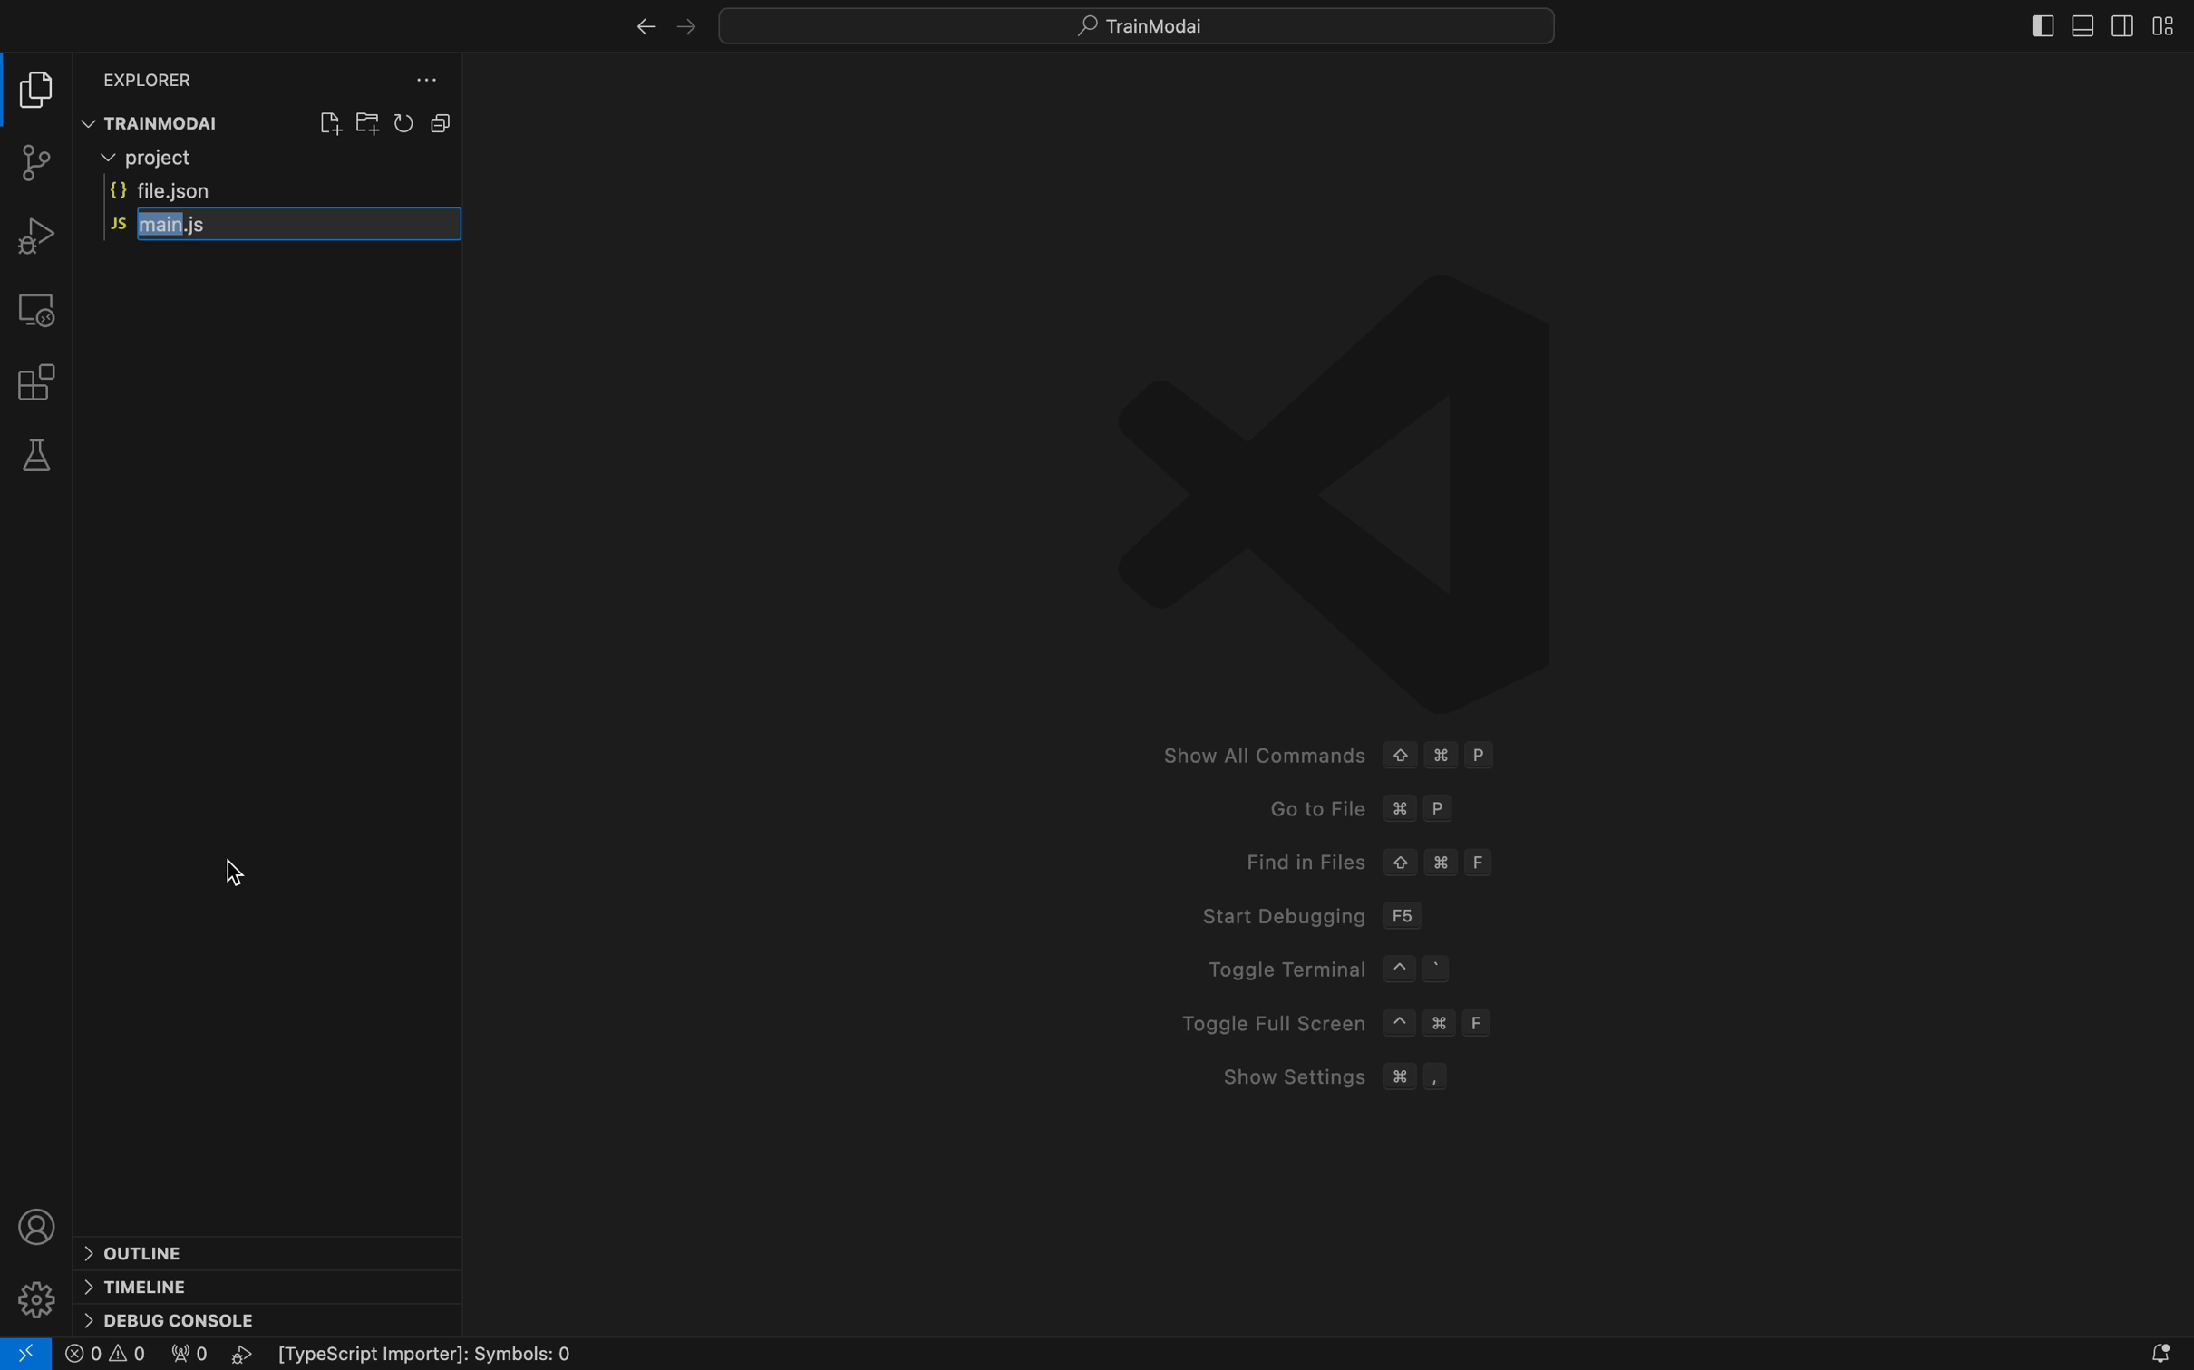 This screenshot has height=1370, width=2194. Describe the element at coordinates (1329, 1018) in the screenshot. I see `Toggle Full Screen` at that location.